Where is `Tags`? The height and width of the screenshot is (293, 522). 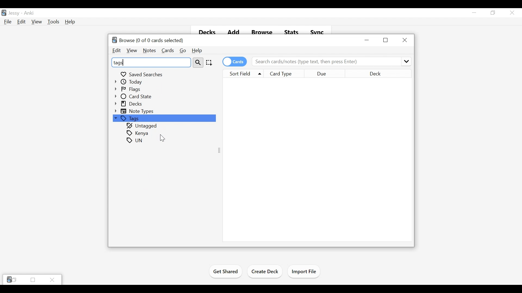 Tags is located at coordinates (164, 119).